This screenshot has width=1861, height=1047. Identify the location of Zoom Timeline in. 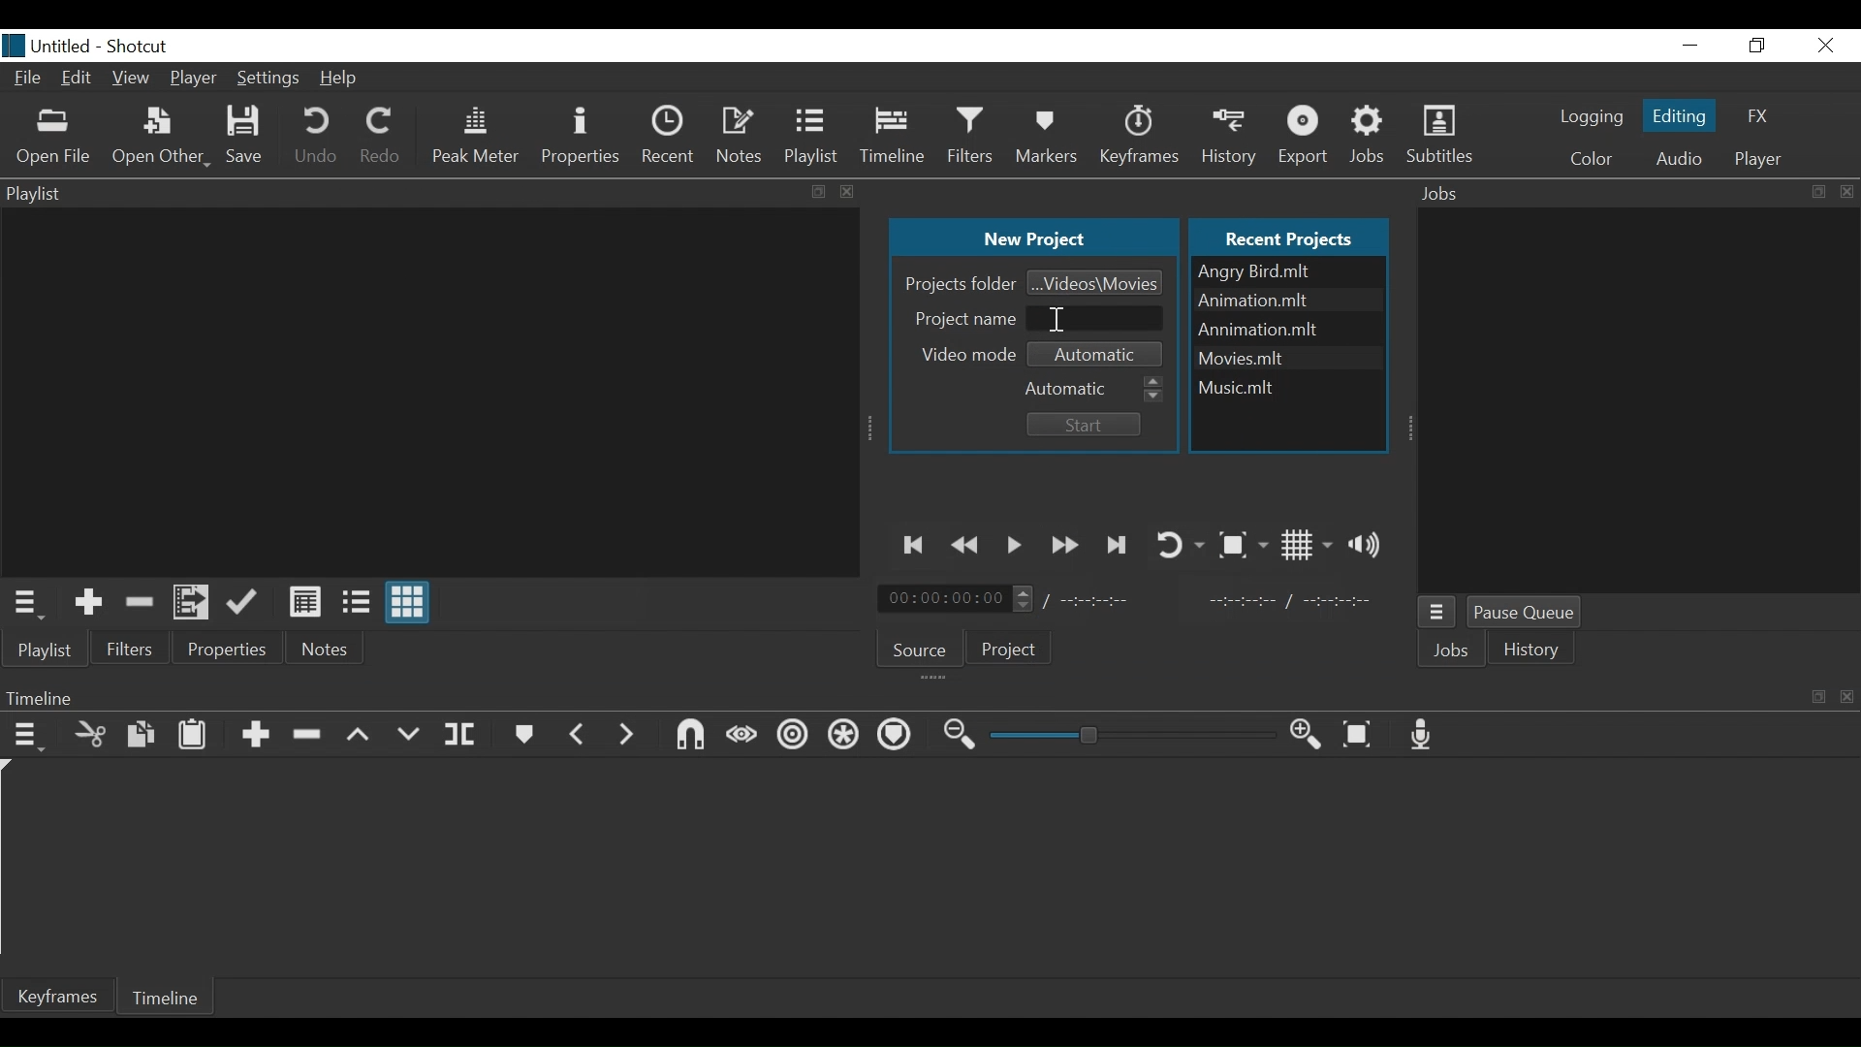
(1305, 735).